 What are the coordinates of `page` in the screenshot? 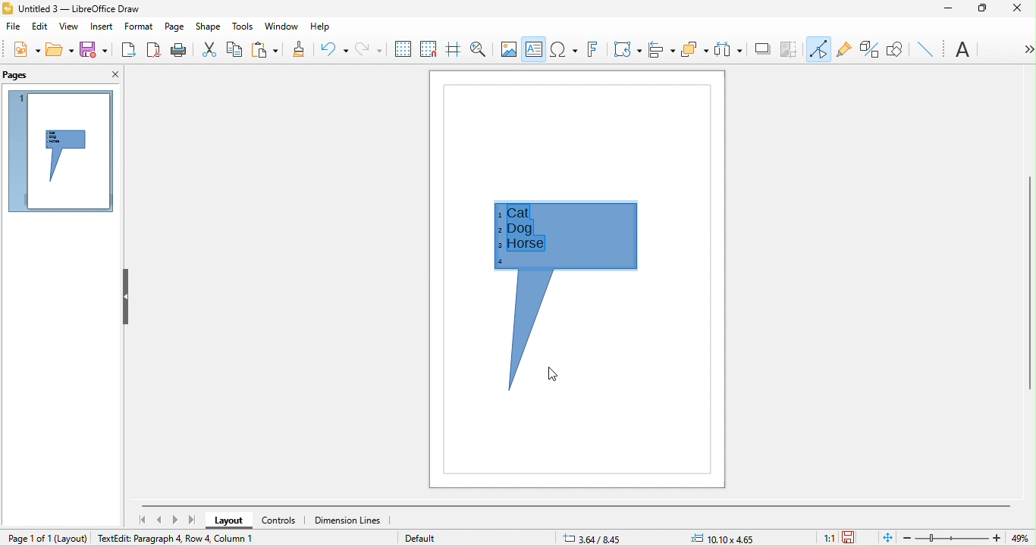 It's located at (174, 24).